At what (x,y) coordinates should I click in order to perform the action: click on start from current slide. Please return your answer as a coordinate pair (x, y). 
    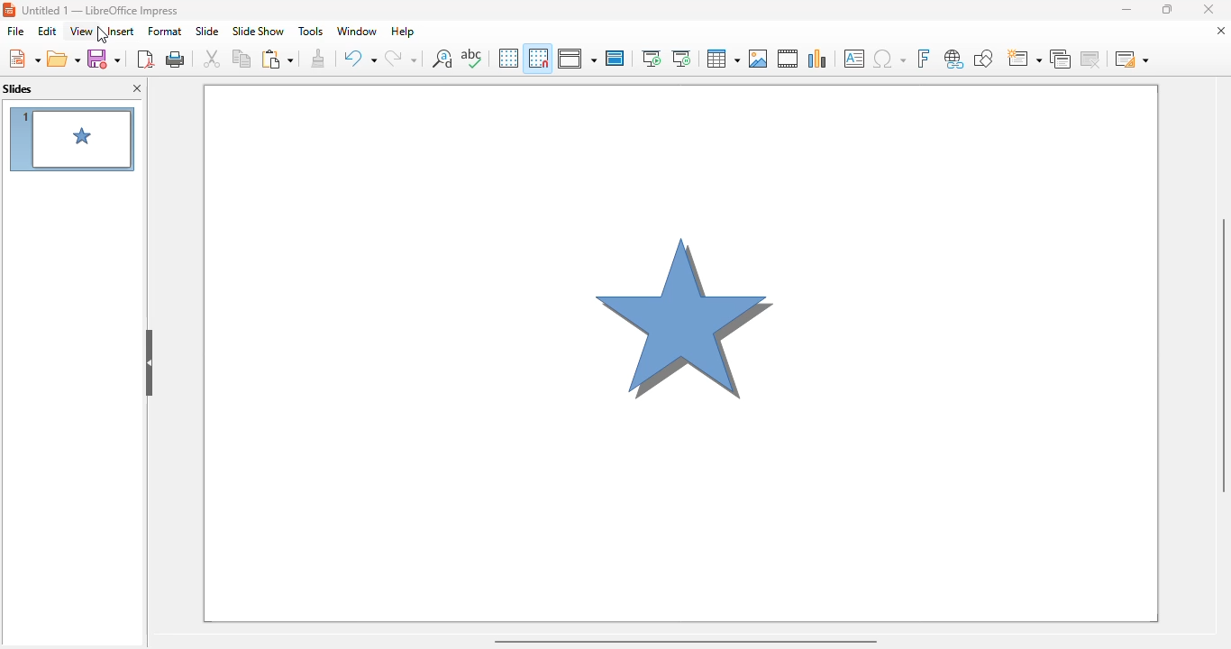
    Looking at the image, I should click on (681, 59).